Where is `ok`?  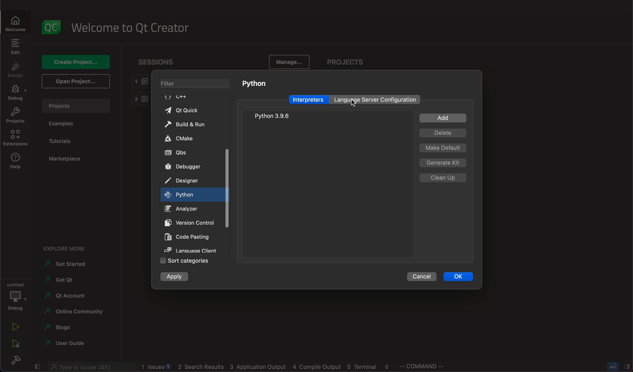
ok is located at coordinates (459, 275).